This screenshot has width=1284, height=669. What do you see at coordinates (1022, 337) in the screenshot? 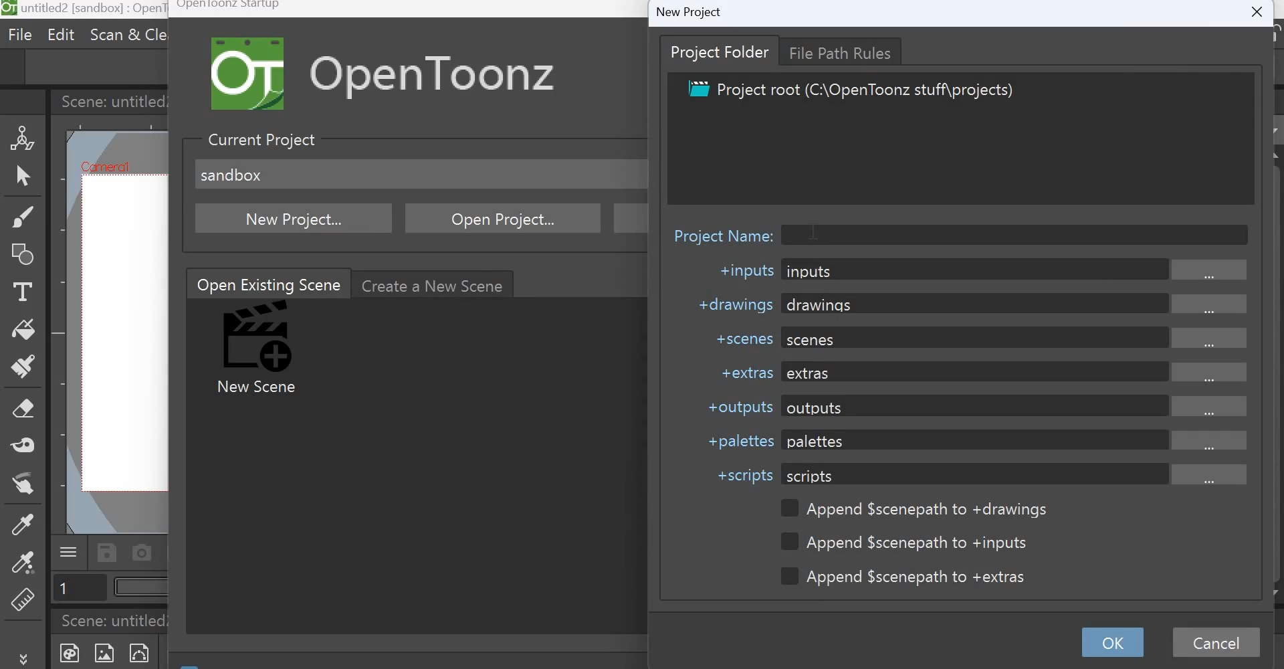
I see `scenes` at bounding box center [1022, 337].